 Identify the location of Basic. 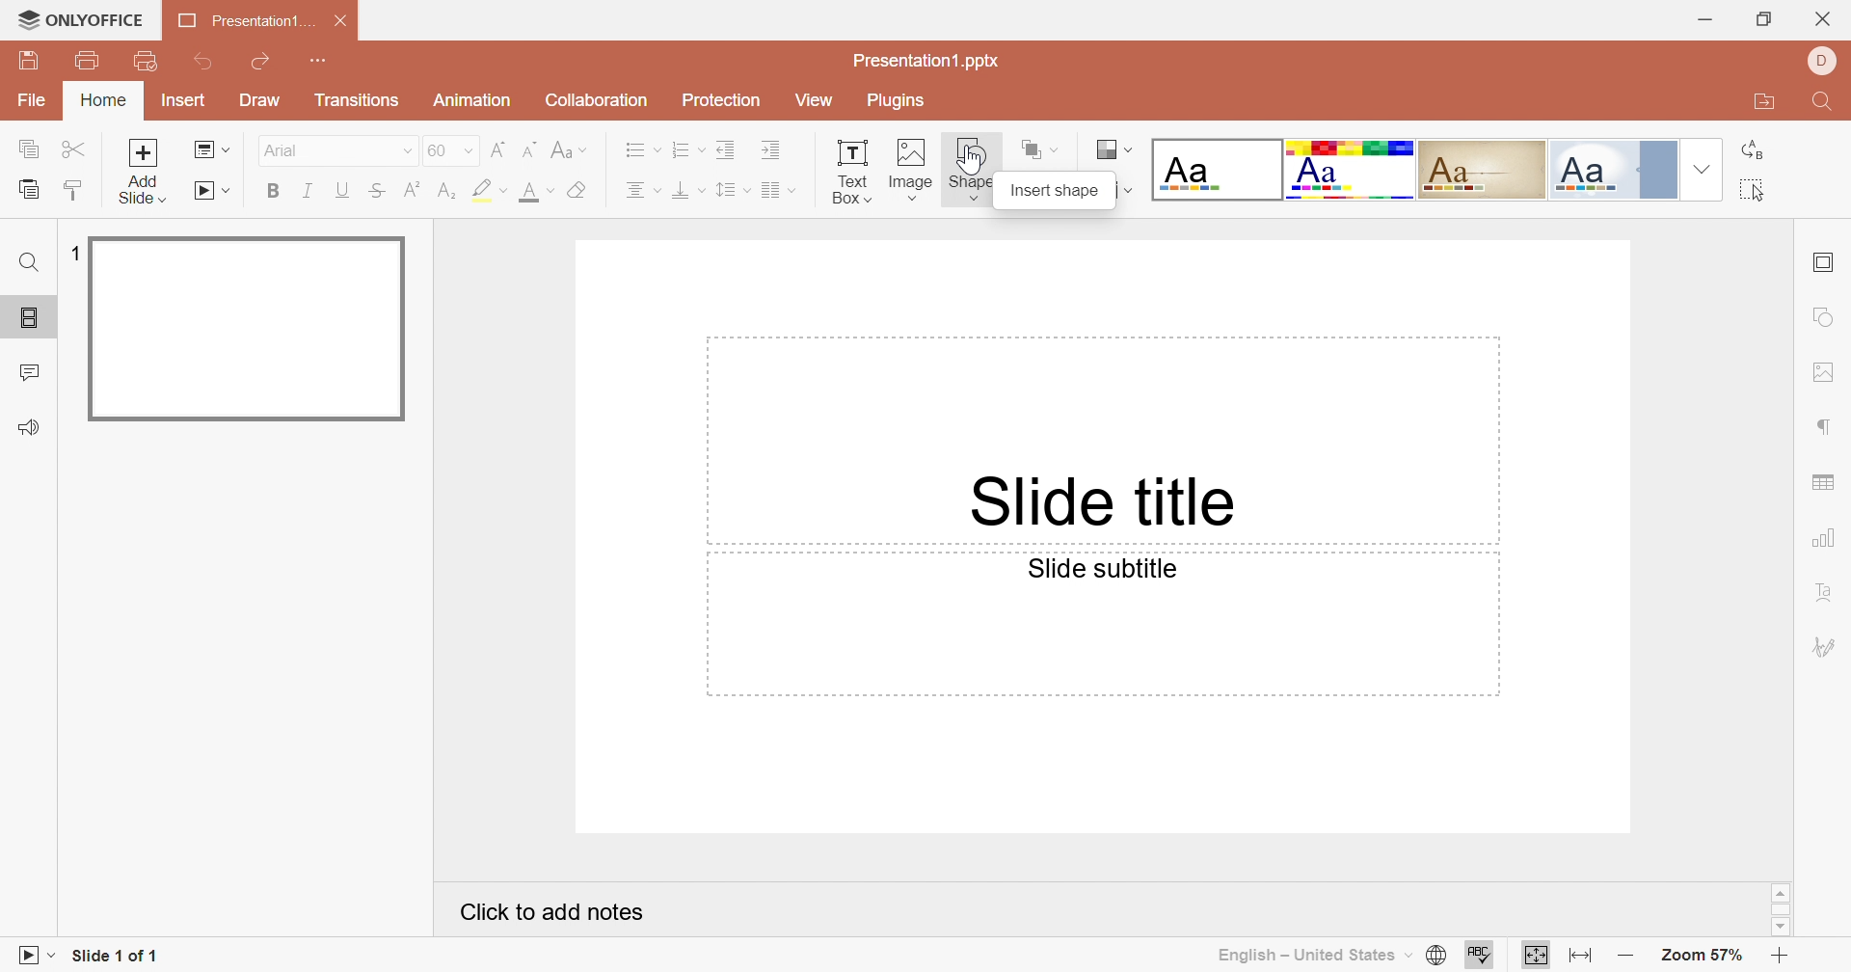
(1353, 173).